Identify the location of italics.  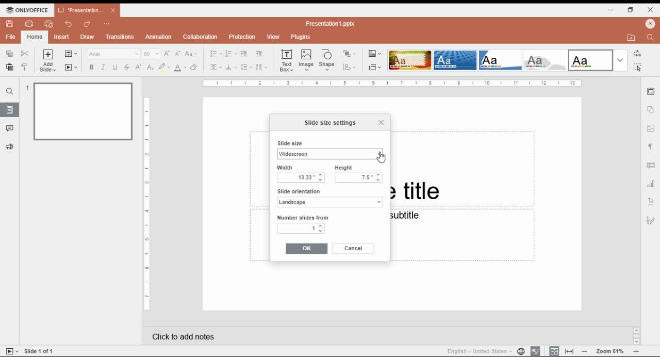
(102, 67).